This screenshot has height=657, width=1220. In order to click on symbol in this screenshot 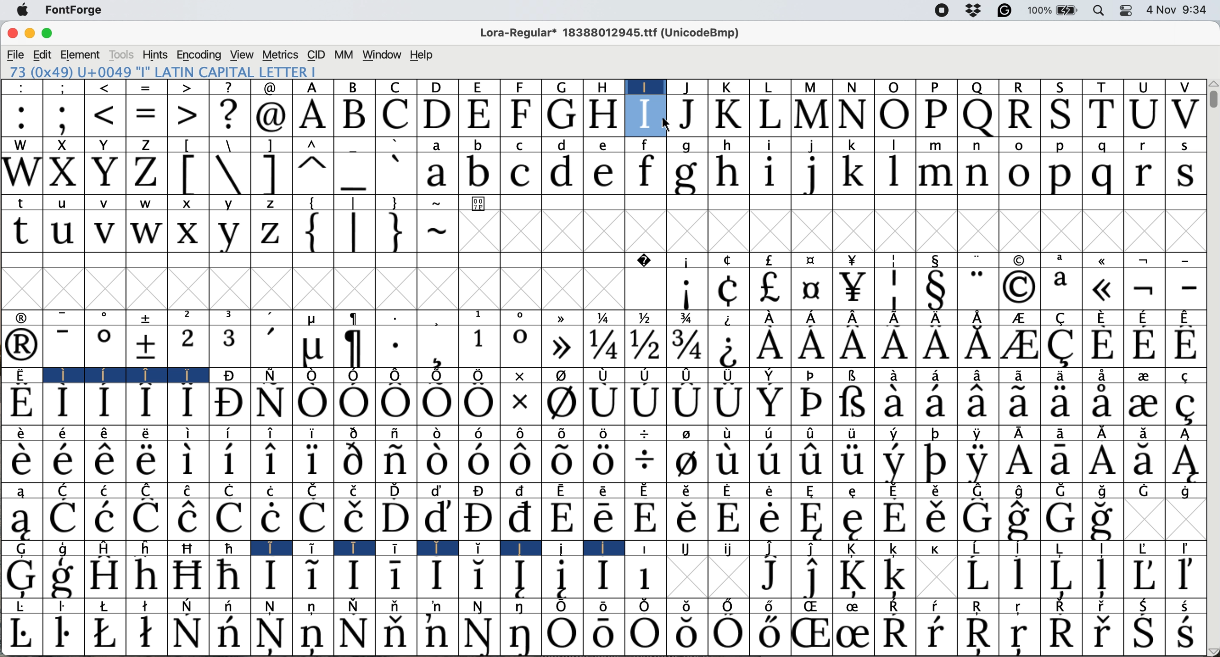, I will do `click(562, 318)`.